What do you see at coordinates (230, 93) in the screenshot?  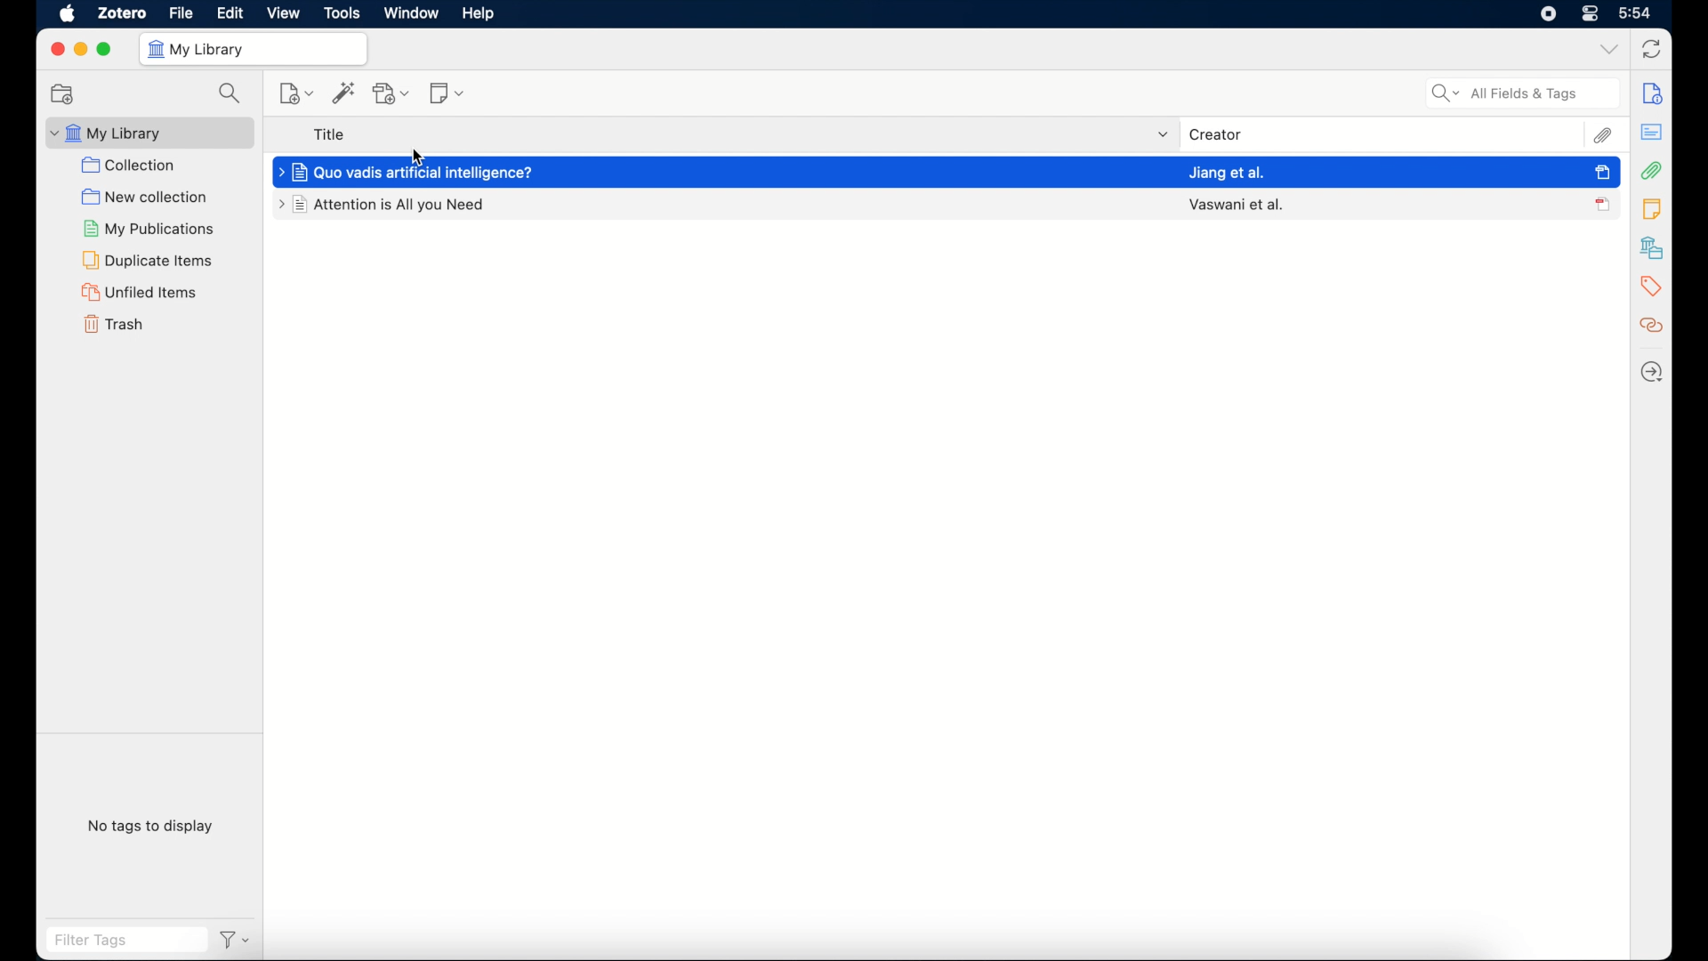 I see `search` at bounding box center [230, 93].